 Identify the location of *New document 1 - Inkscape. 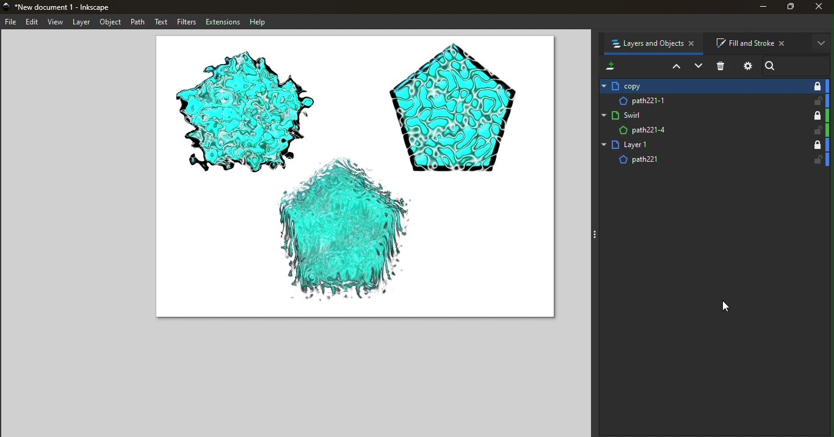
(76, 7).